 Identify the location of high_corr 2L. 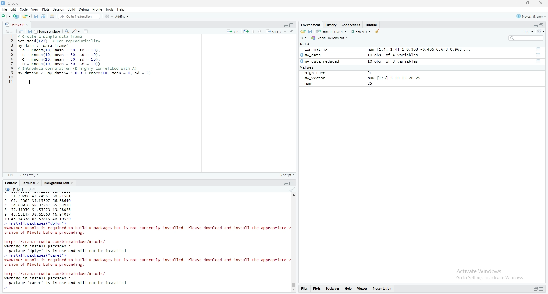
(342, 73).